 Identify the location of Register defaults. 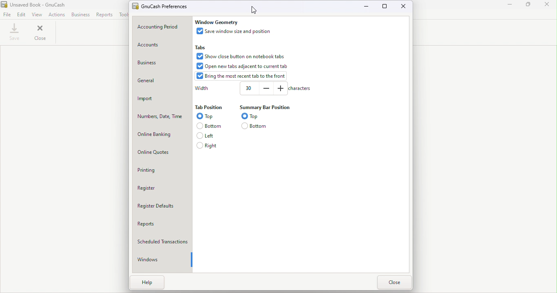
(163, 205).